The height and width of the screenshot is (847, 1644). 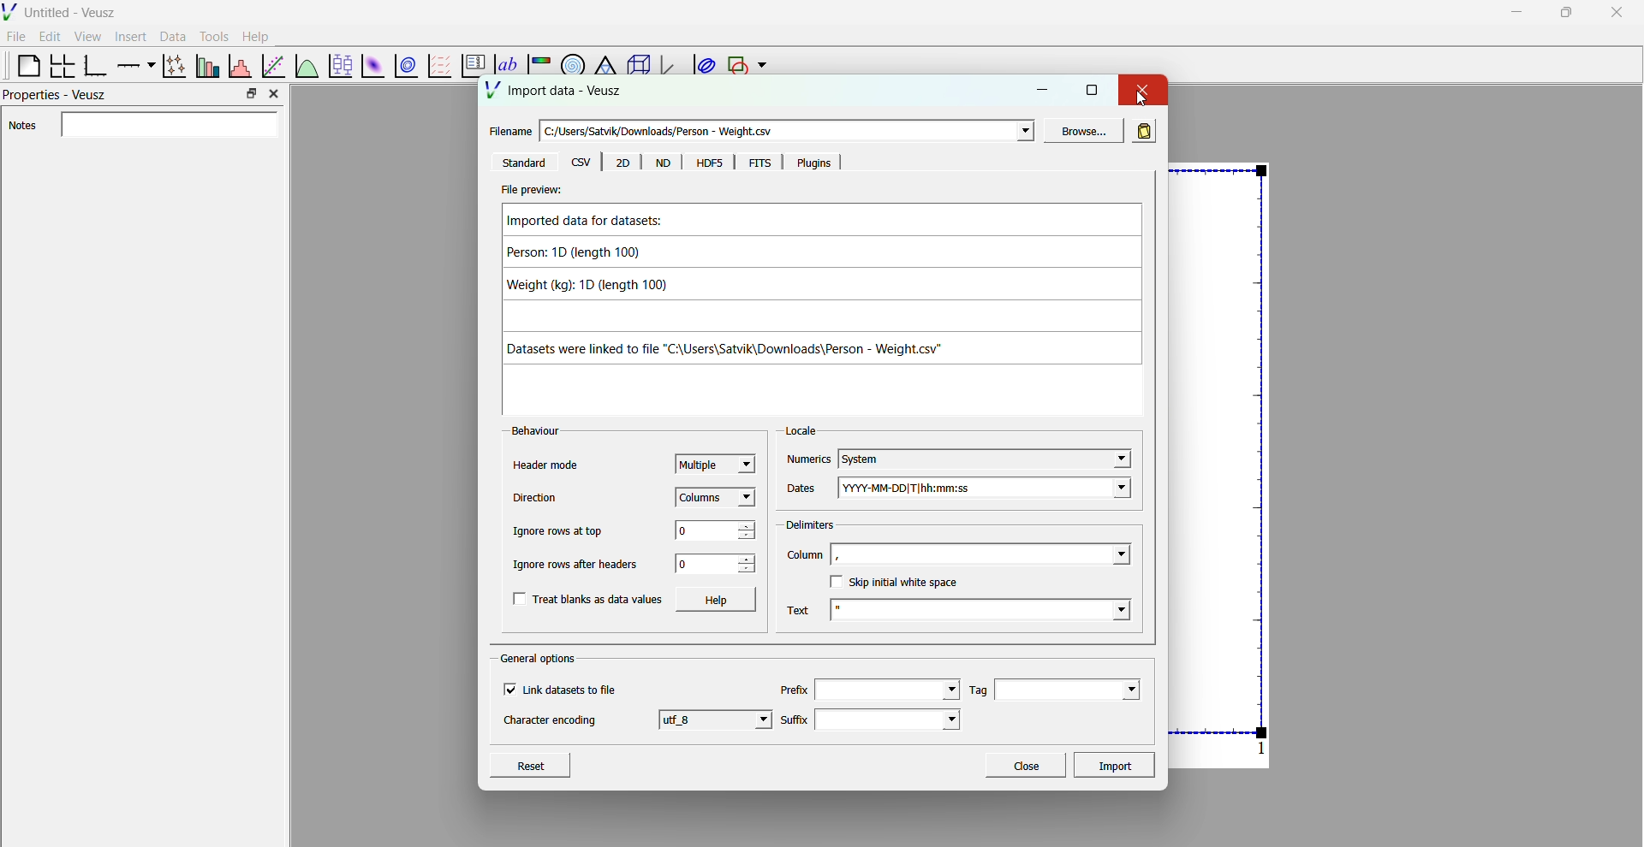 What do you see at coordinates (622, 163) in the screenshot?
I see `2D` at bounding box center [622, 163].